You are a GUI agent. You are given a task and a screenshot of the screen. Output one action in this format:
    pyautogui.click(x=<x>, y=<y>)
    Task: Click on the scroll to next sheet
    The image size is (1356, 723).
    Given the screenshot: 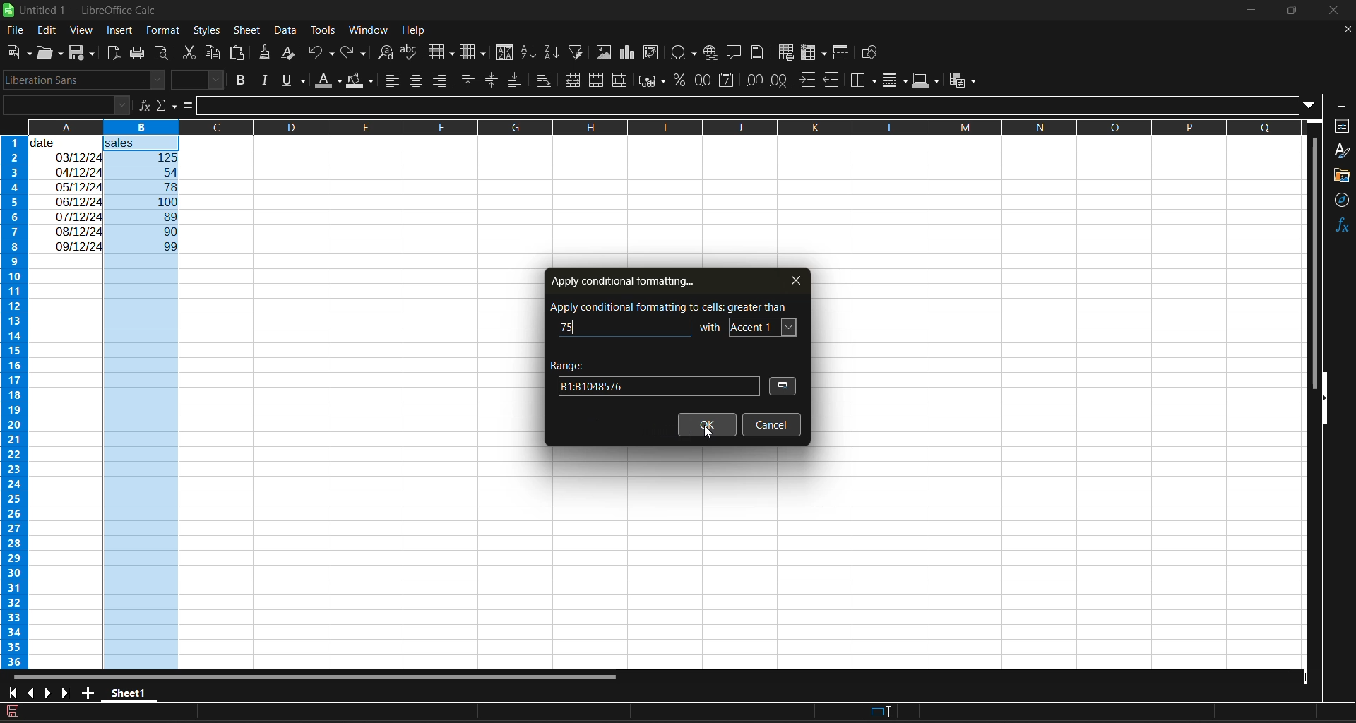 What is the action you would take?
    pyautogui.click(x=49, y=691)
    